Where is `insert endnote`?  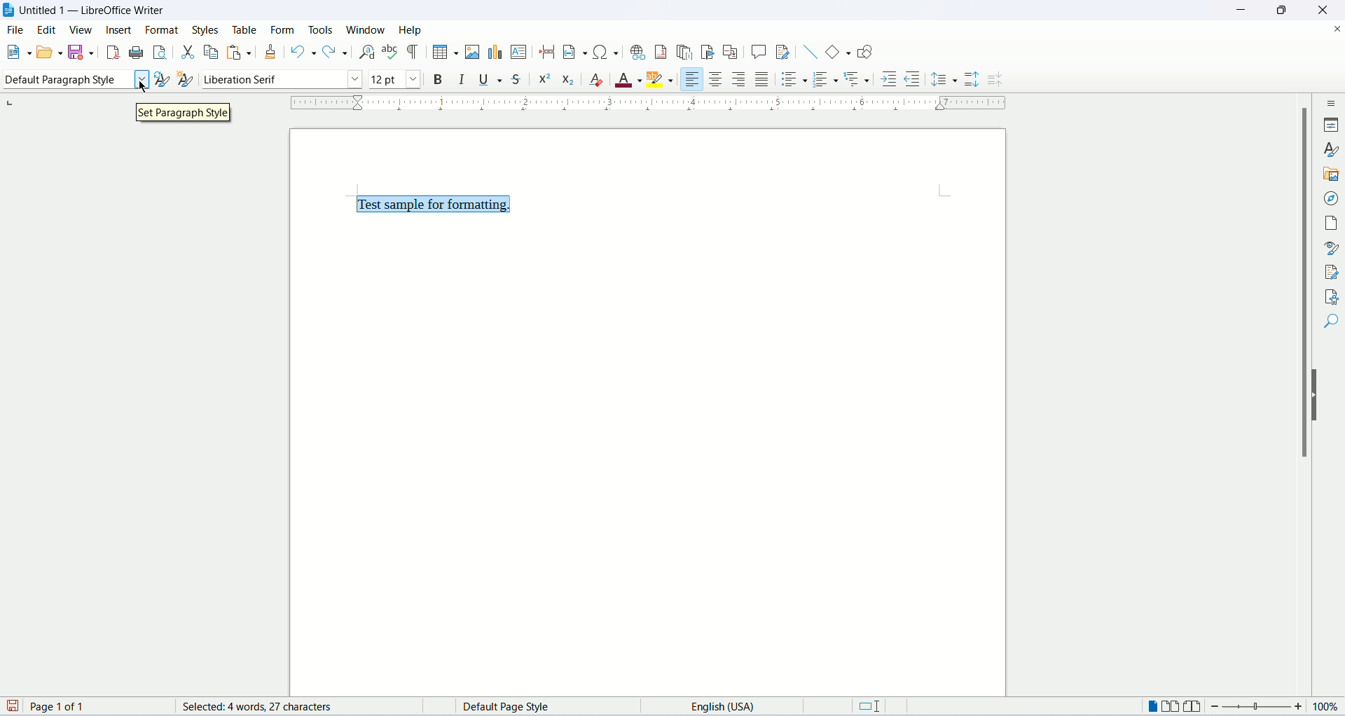
insert endnote is located at coordinates (687, 50).